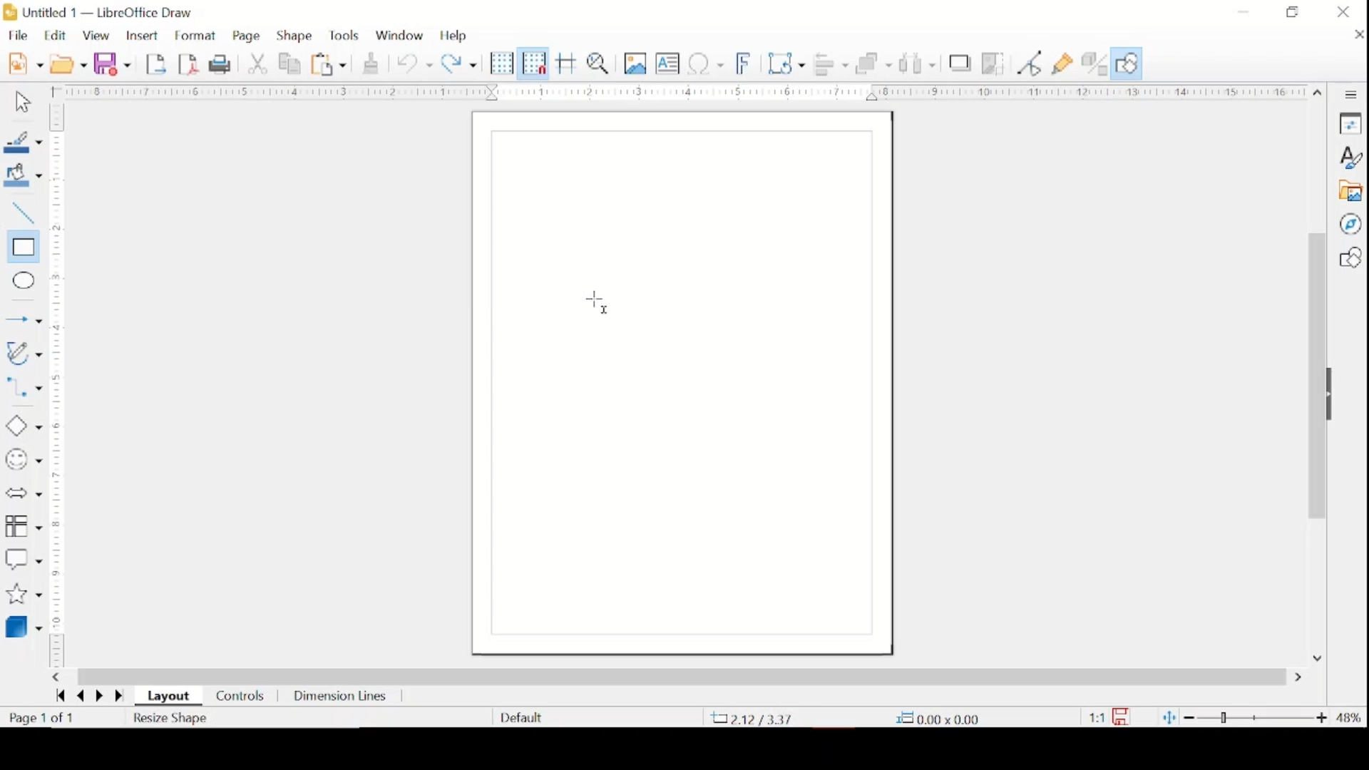 This screenshot has width=1369, height=770. What do you see at coordinates (600, 63) in the screenshot?
I see `zoom and pan` at bounding box center [600, 63].